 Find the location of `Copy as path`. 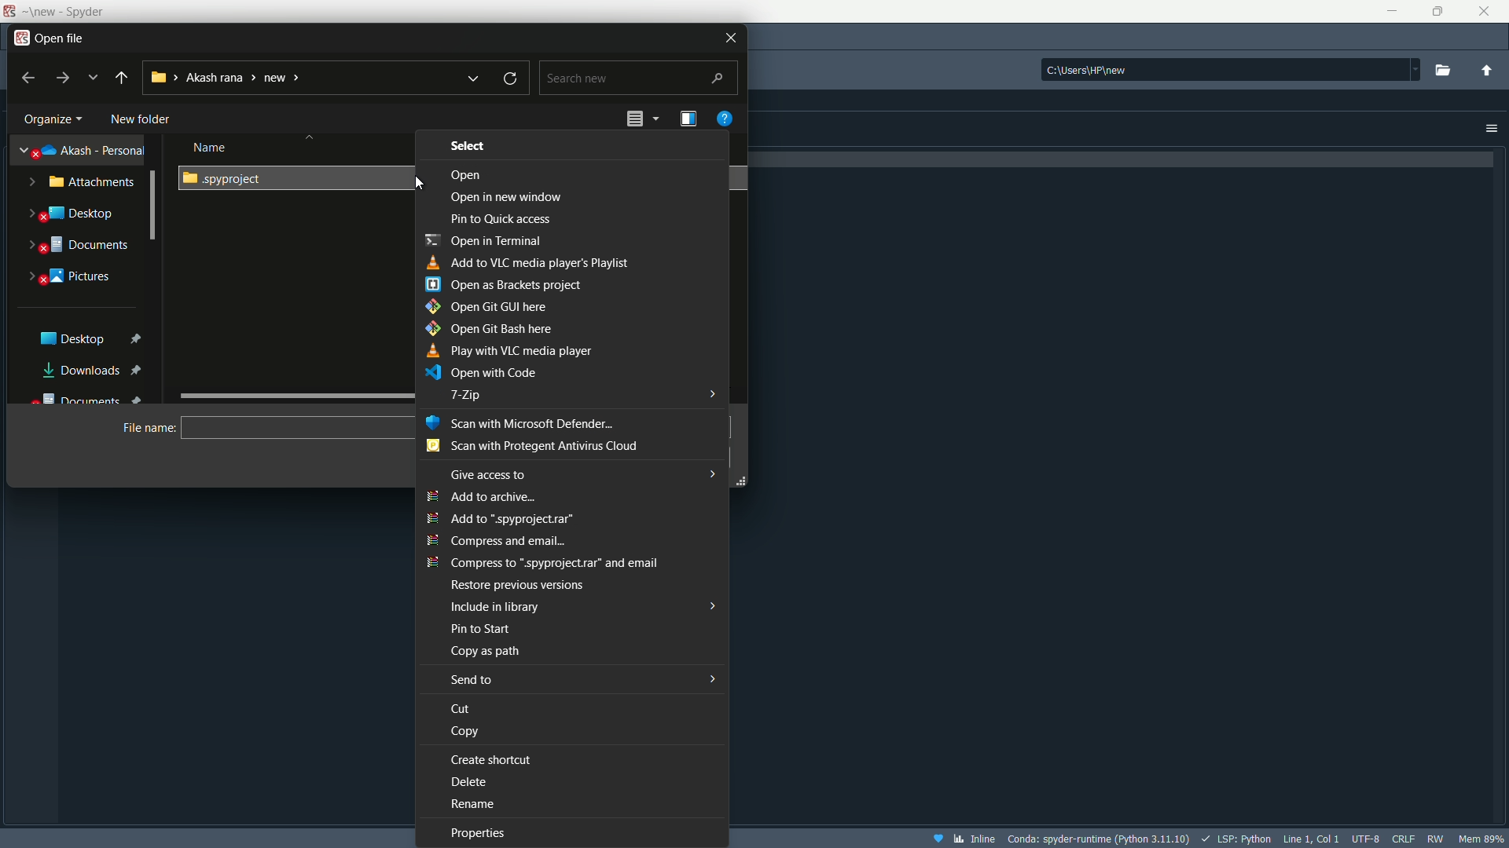

Copy as path is located at coordinates (490, 651).